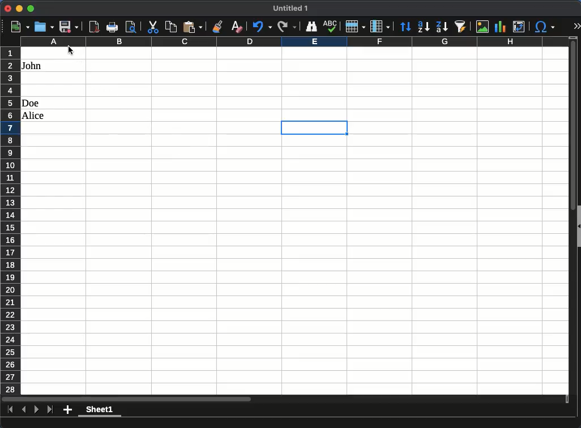 This screenshot has height=428, width=581. I want to click on copy, so click(172, 27).